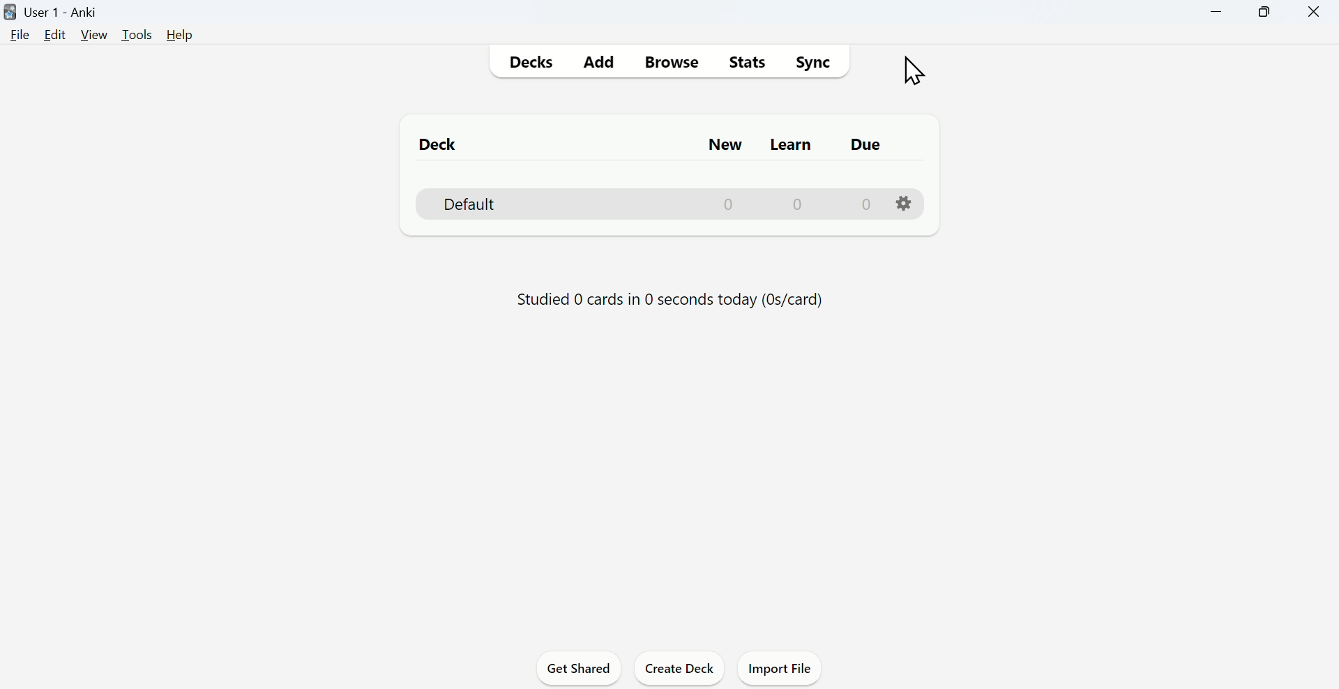  Describe the element at coordinates (676, 302) in the screenshot. I see `Studied 0 cards in 0 seconds today (Os/card)` at that location.